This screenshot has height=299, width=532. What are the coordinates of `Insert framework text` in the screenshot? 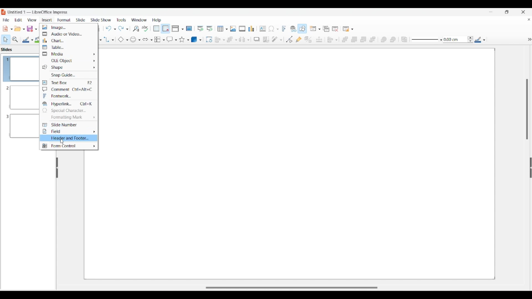 It's located at (284, 29).